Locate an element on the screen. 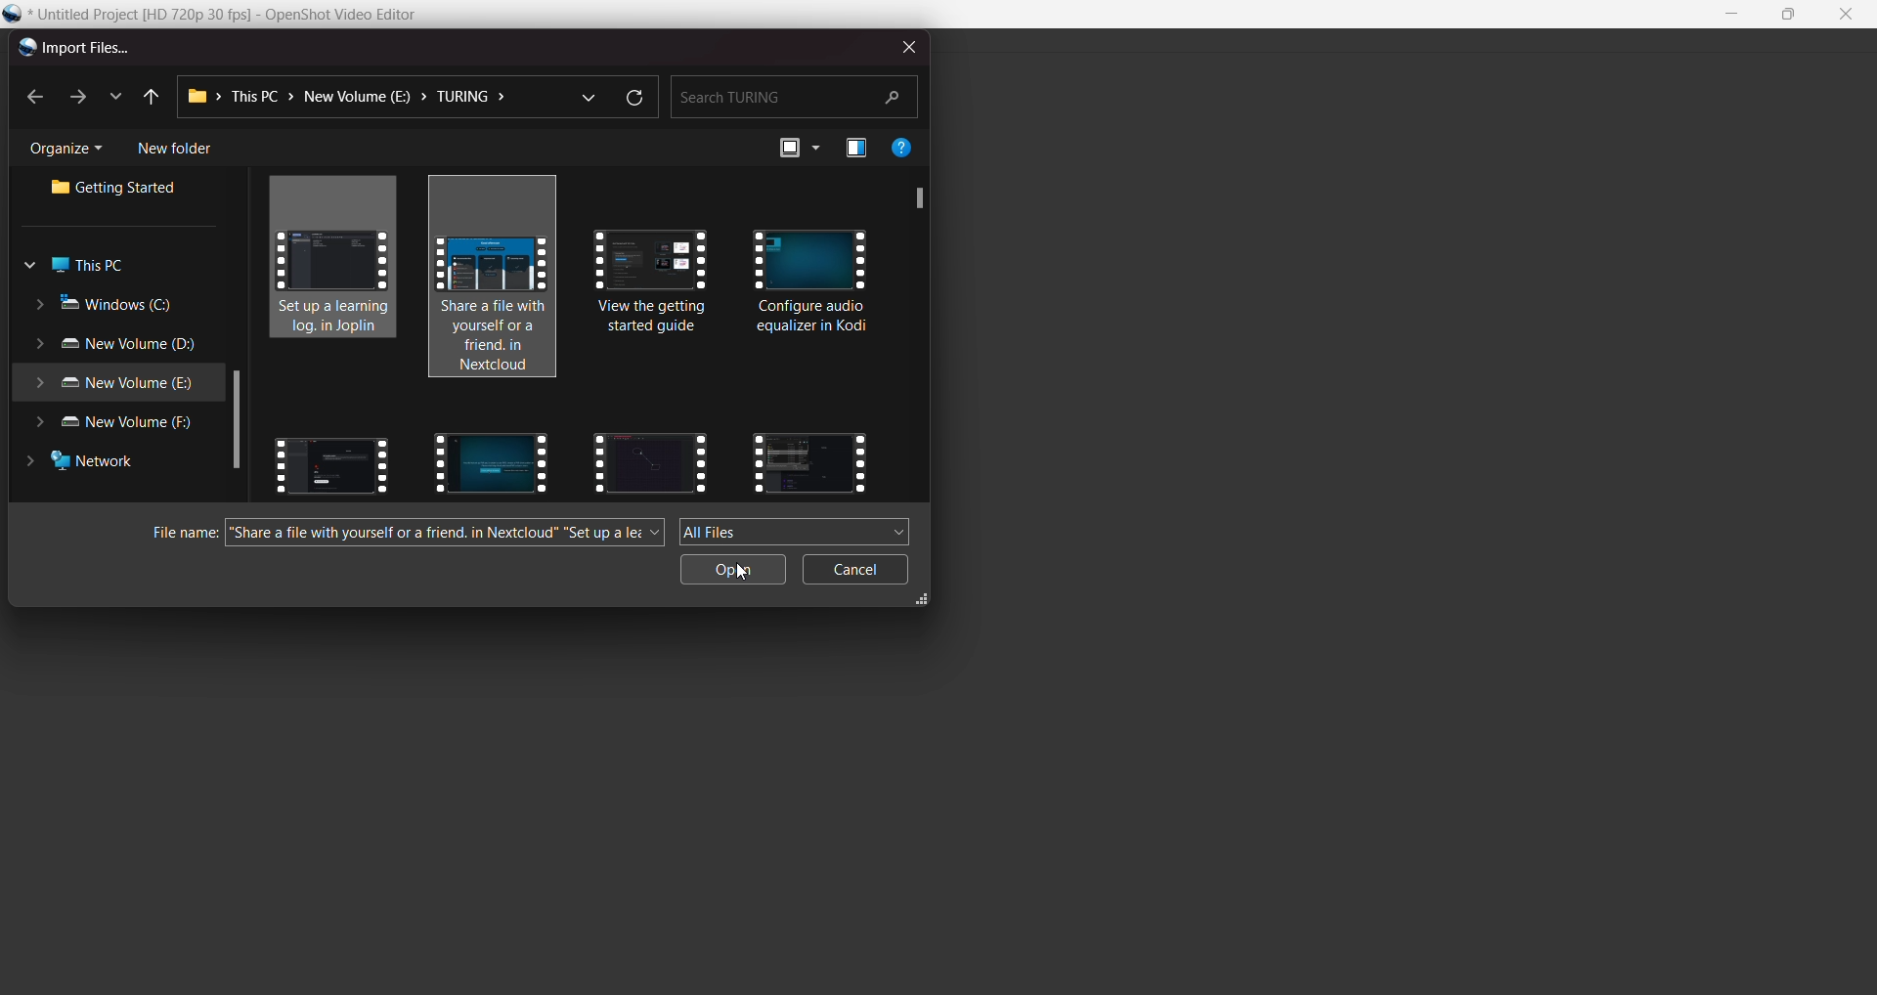 The height and width of the screenshot is (995, 1877). this pc is located at coordinates (81, 266).